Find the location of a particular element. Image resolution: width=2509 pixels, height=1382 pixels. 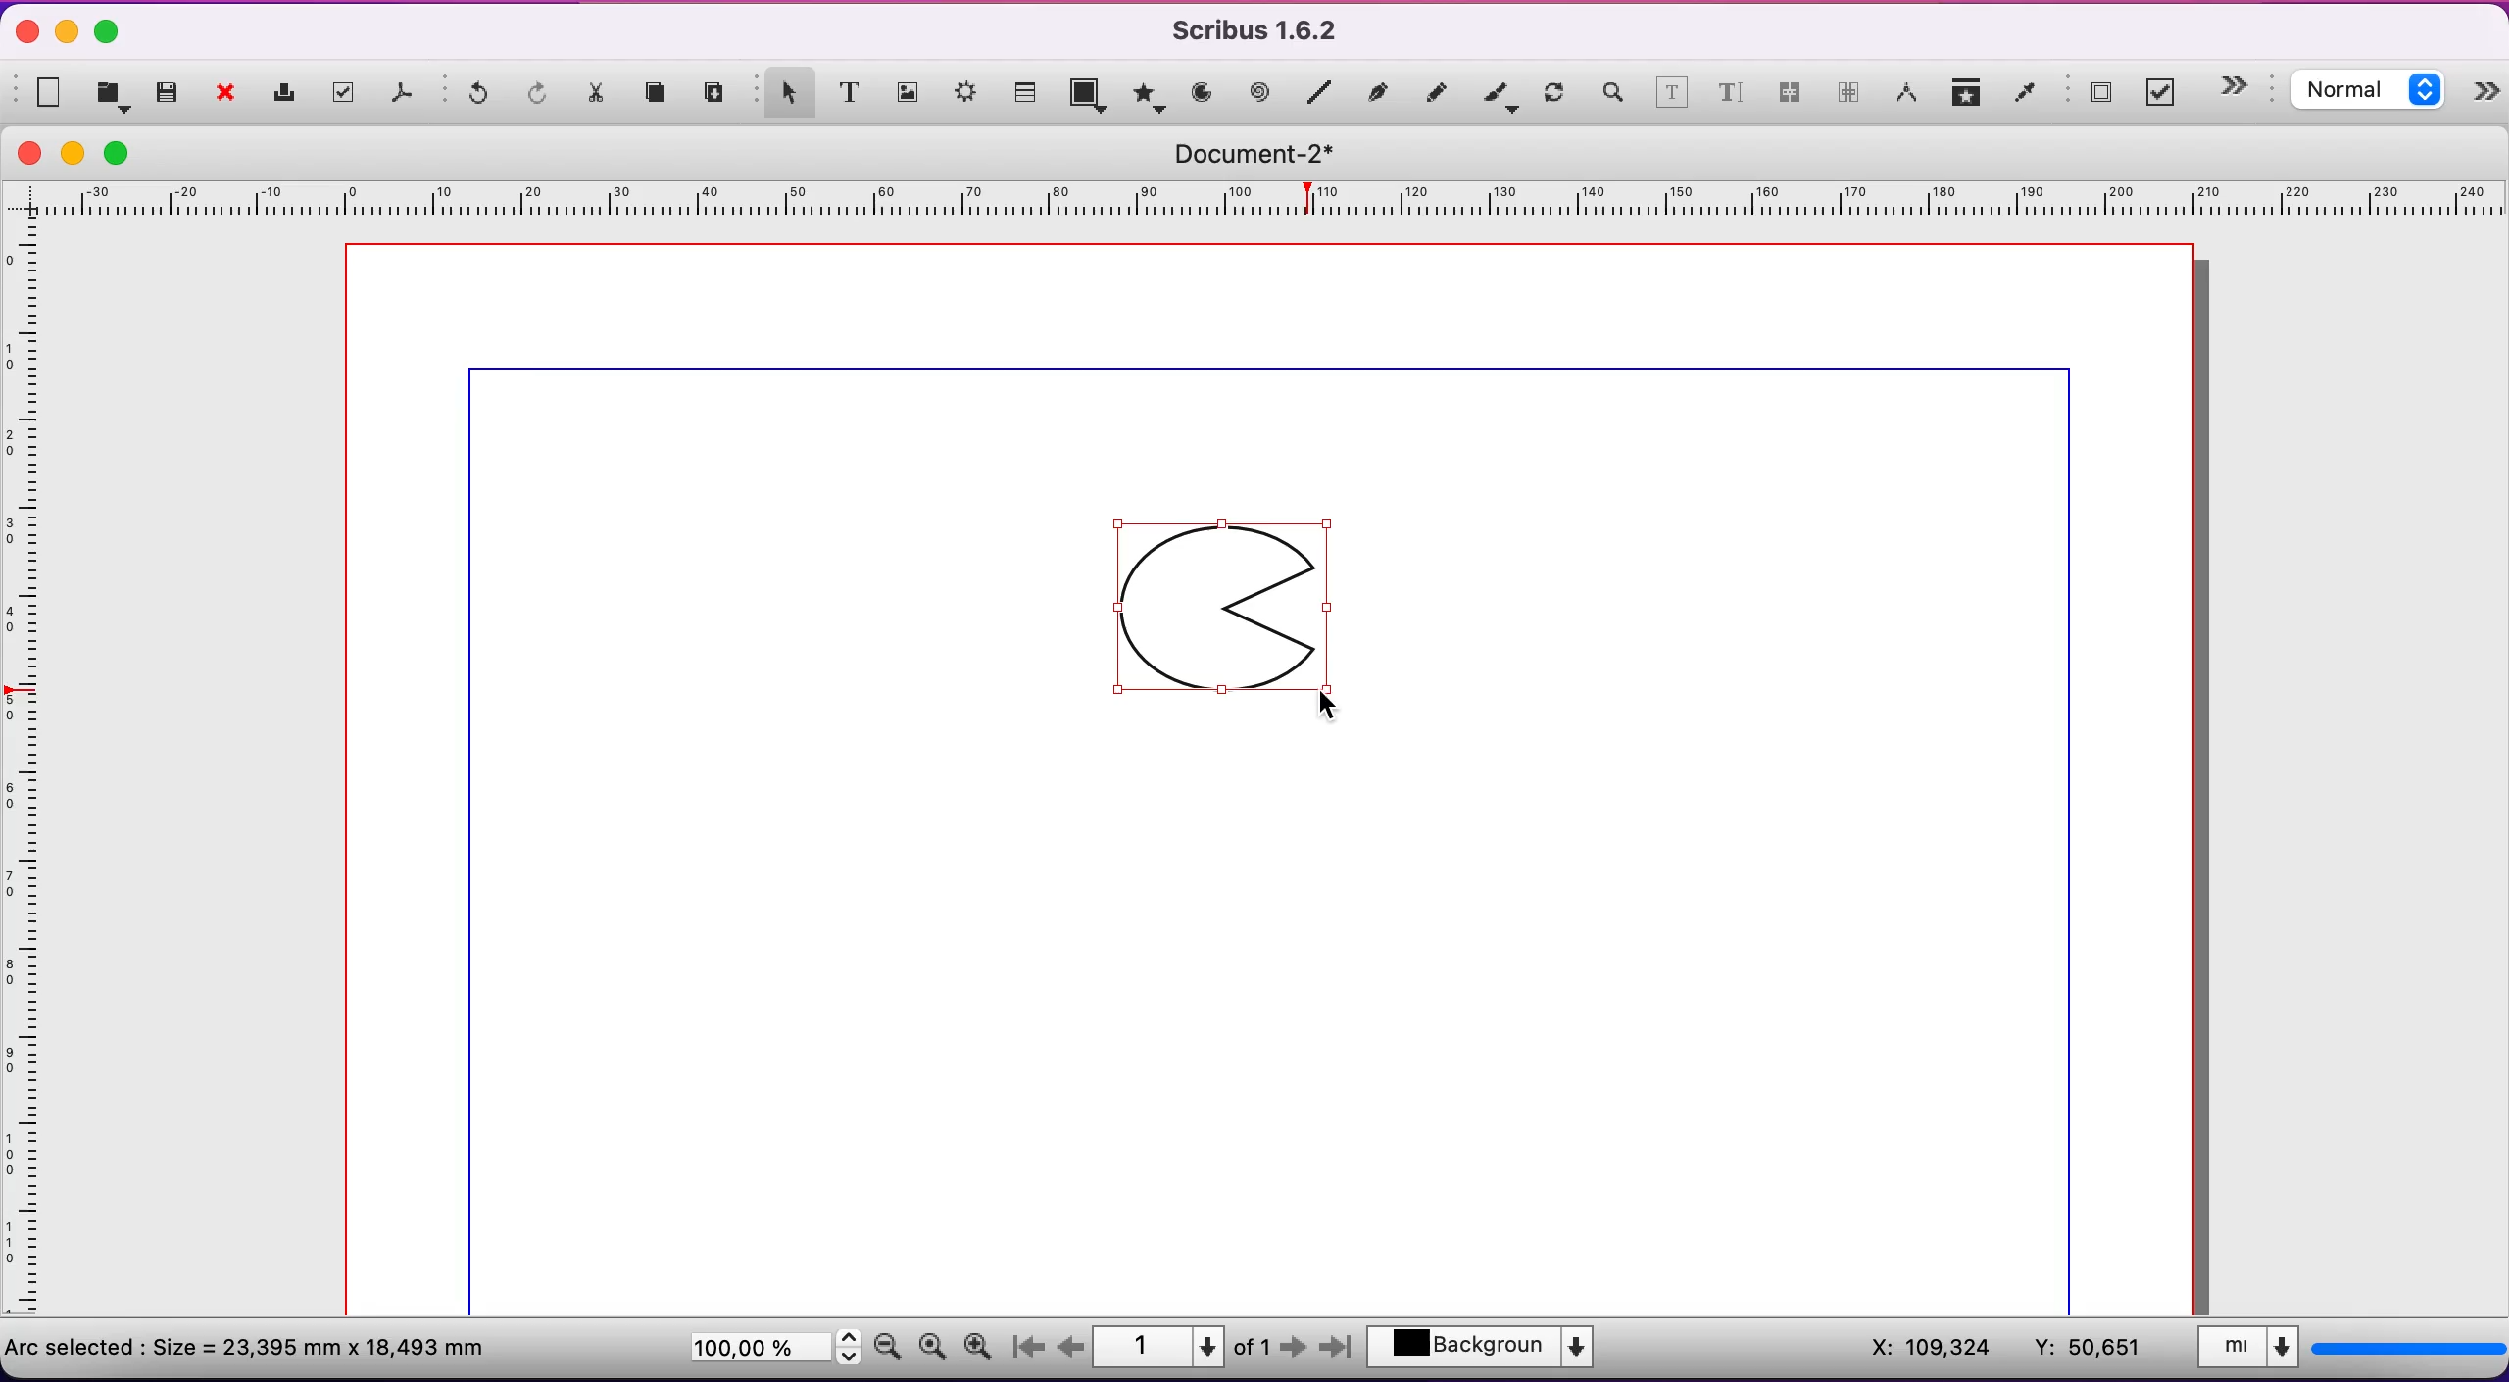

undo is located at coordinates (470, 98).